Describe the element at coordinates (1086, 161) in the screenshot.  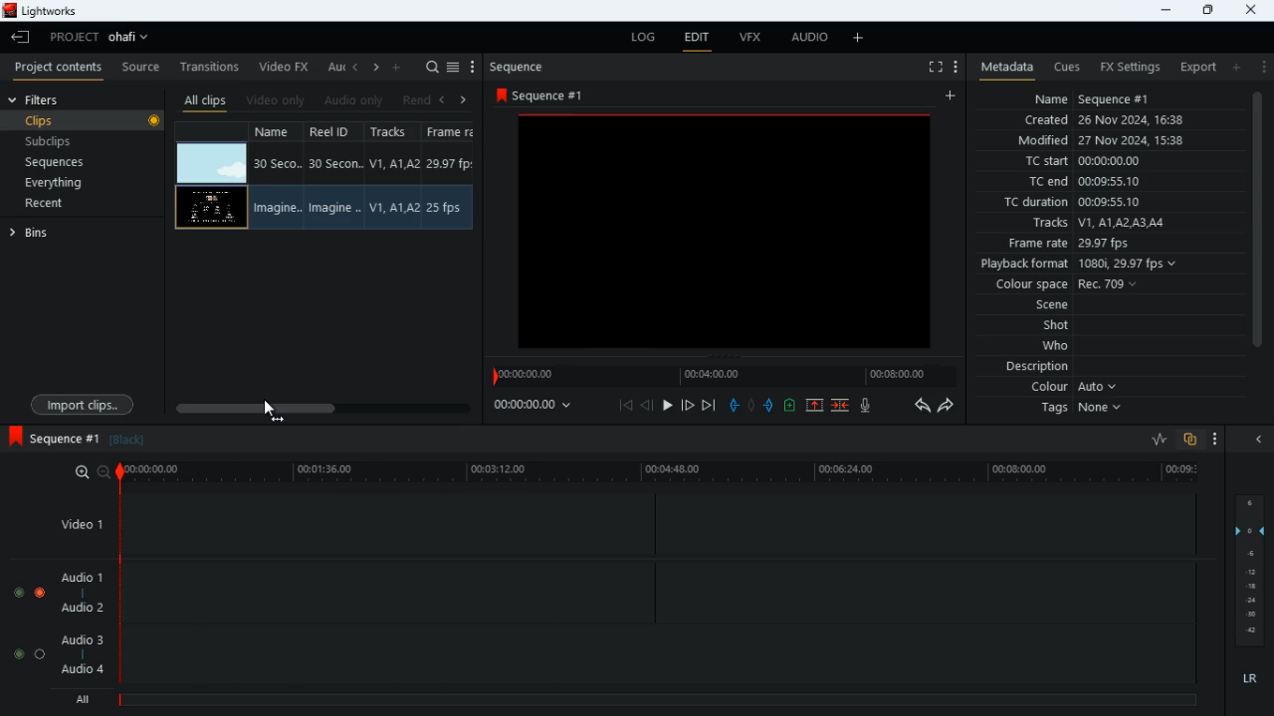
I see `tc start` at that location.